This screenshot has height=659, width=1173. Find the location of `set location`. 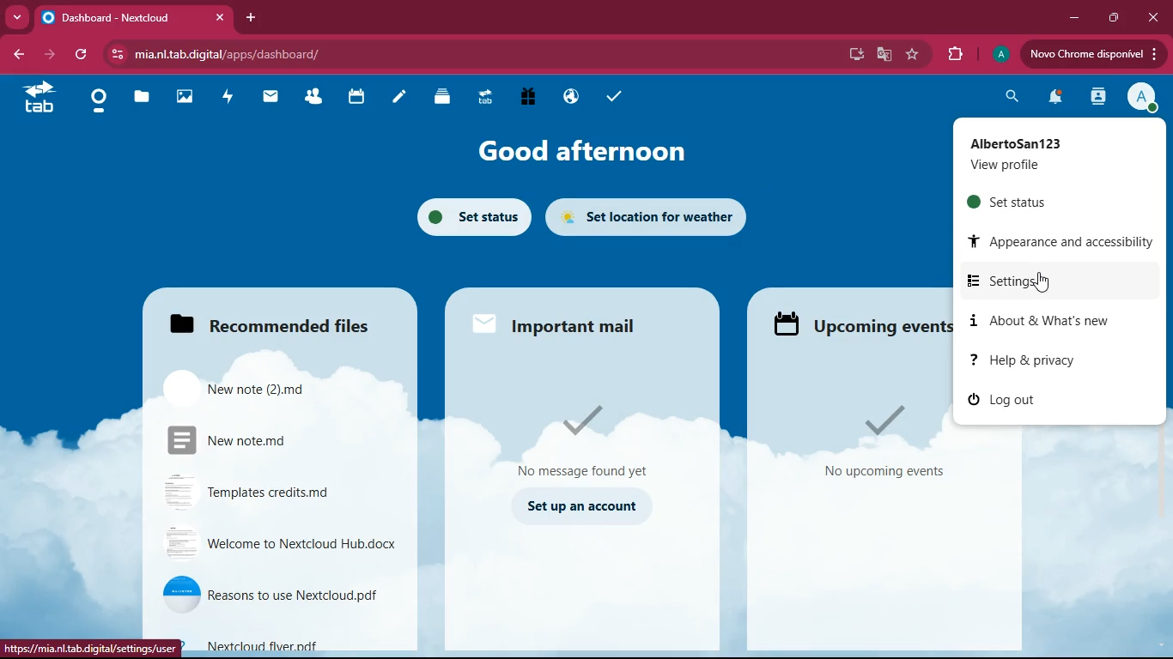

set location is located at coordinates (653, 220).